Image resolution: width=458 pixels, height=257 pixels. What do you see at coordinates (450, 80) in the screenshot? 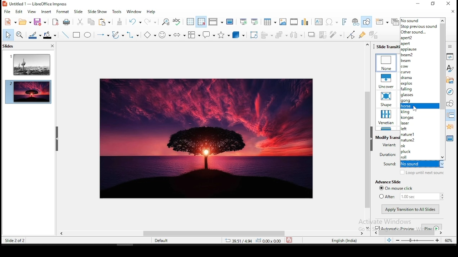
I see `gallery` at bounding box center [450, 80].